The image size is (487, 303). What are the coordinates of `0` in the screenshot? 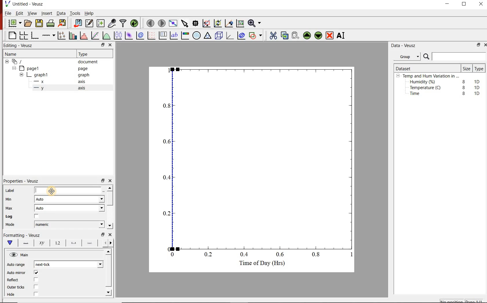 It's located at (167, 248).